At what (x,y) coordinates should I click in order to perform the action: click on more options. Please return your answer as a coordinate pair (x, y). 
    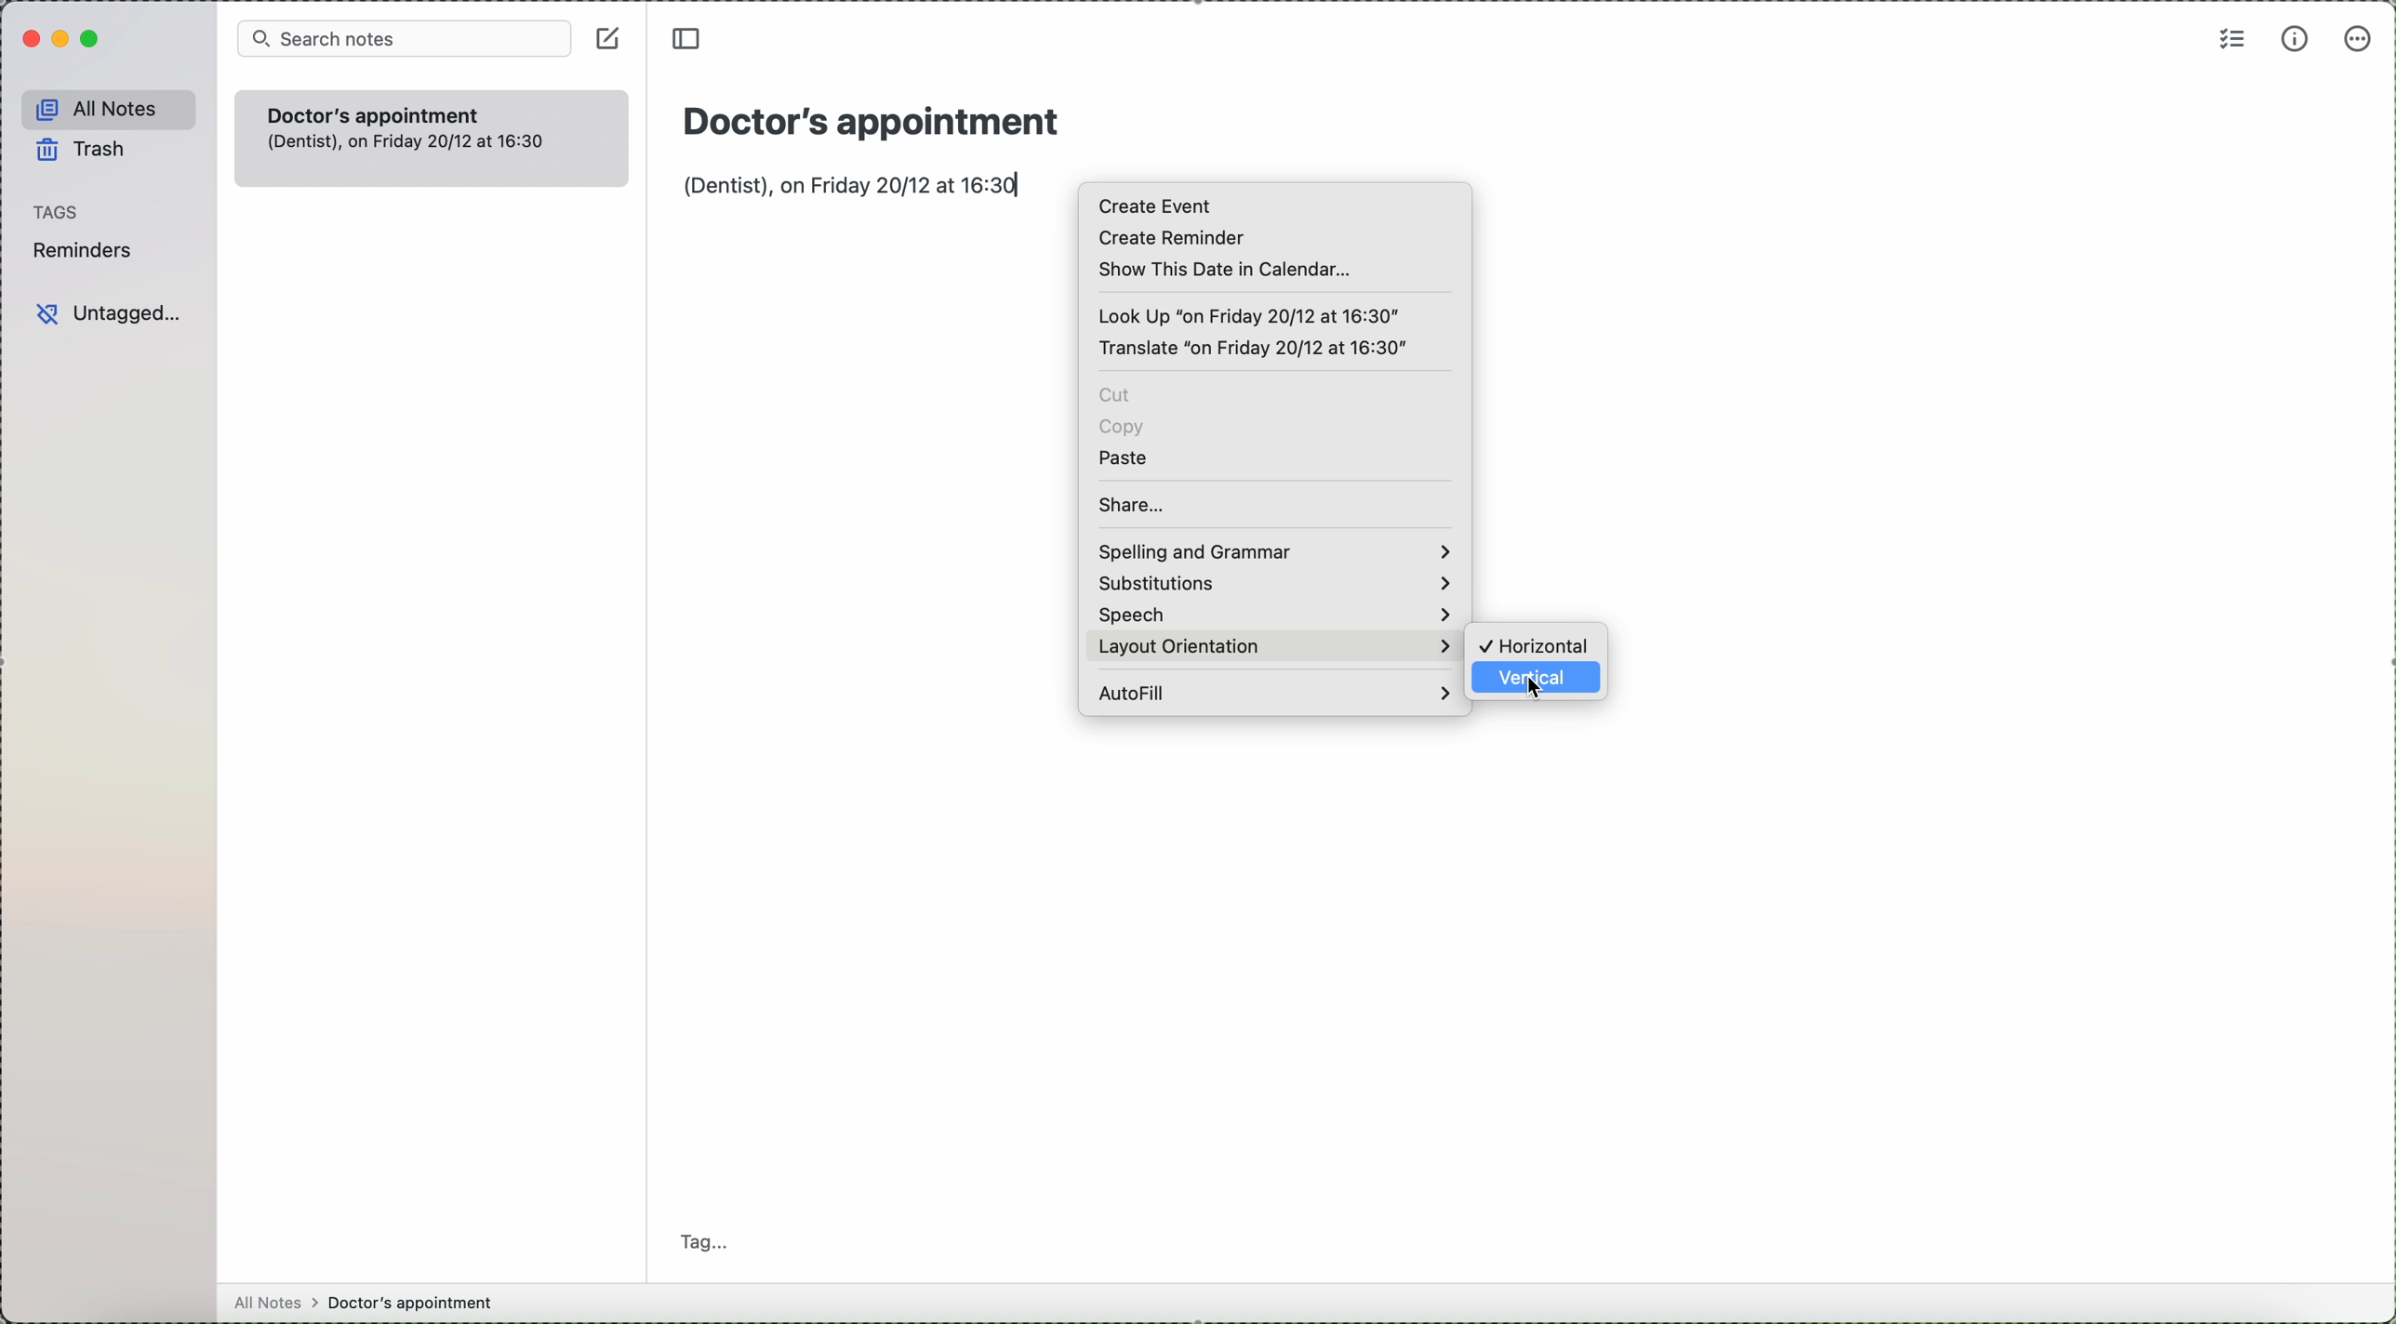
    Looking at the image, I should click on (2359, 42).